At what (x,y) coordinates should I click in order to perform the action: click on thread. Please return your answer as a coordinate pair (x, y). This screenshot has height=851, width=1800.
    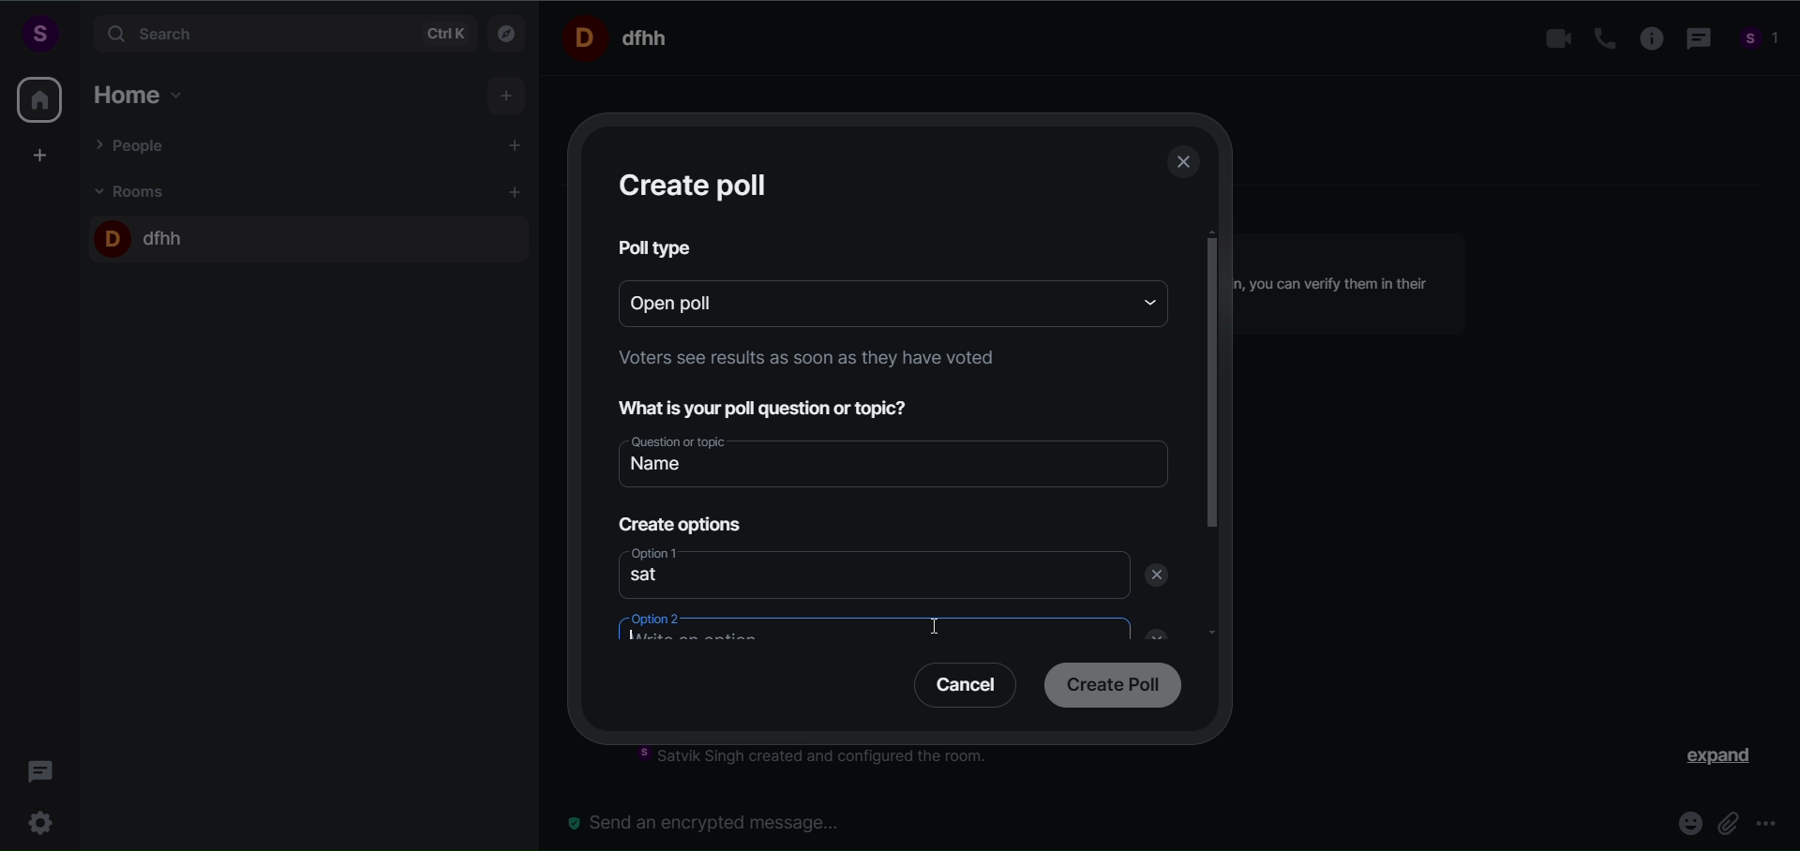
    Looking at the image, I should click on (1695, 40).